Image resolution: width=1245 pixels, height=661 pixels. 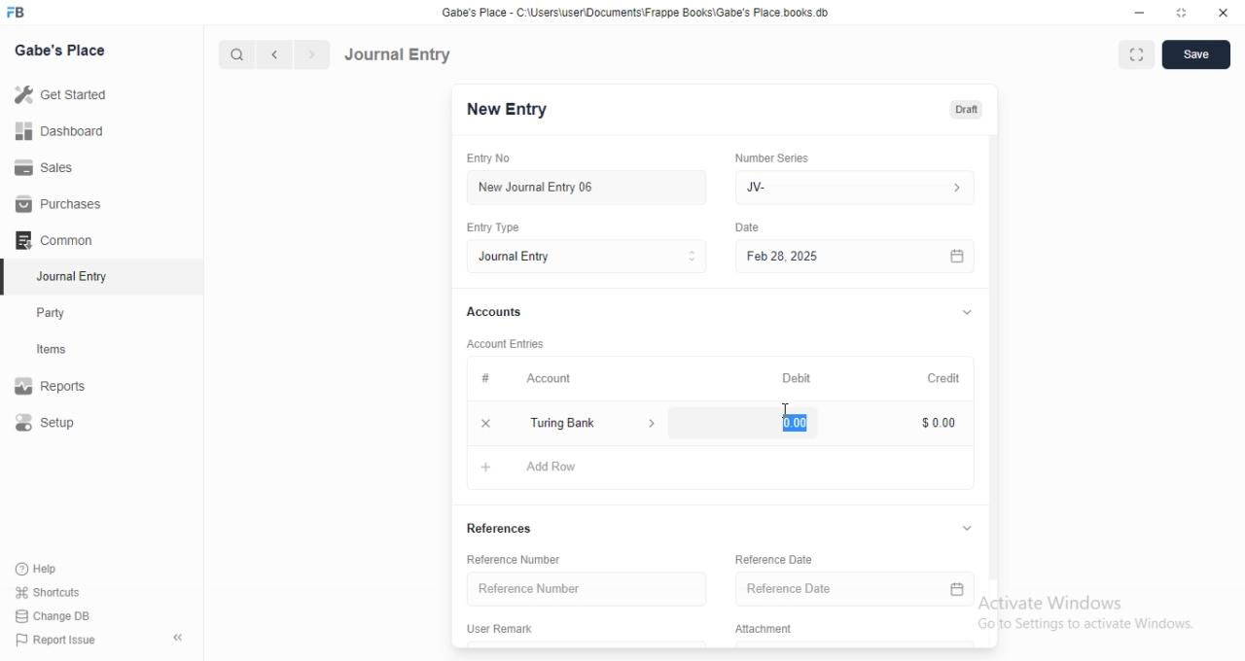 What do you see at coordinates (309, 55) in the screenshot?
I see `next` at bounding box center [309, 55].